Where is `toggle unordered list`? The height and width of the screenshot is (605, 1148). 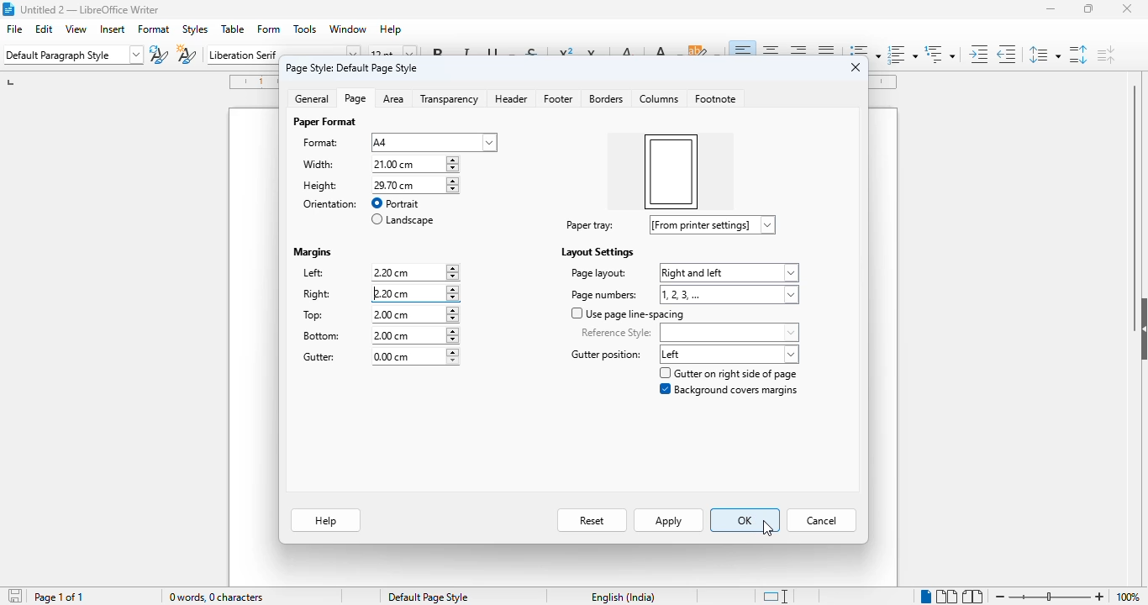 toggle unordered list is located at coordinates (866, 50).